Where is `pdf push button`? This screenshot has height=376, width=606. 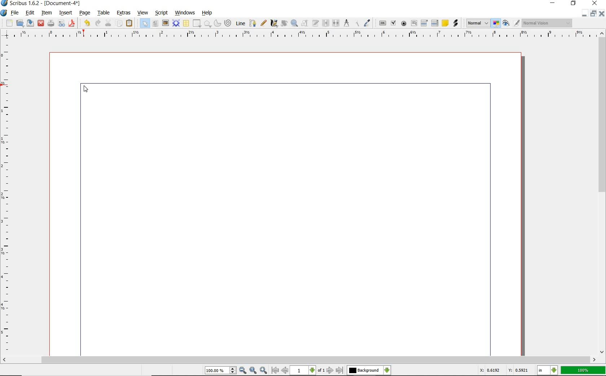 pdf push button is located at coordinates (381, 23).